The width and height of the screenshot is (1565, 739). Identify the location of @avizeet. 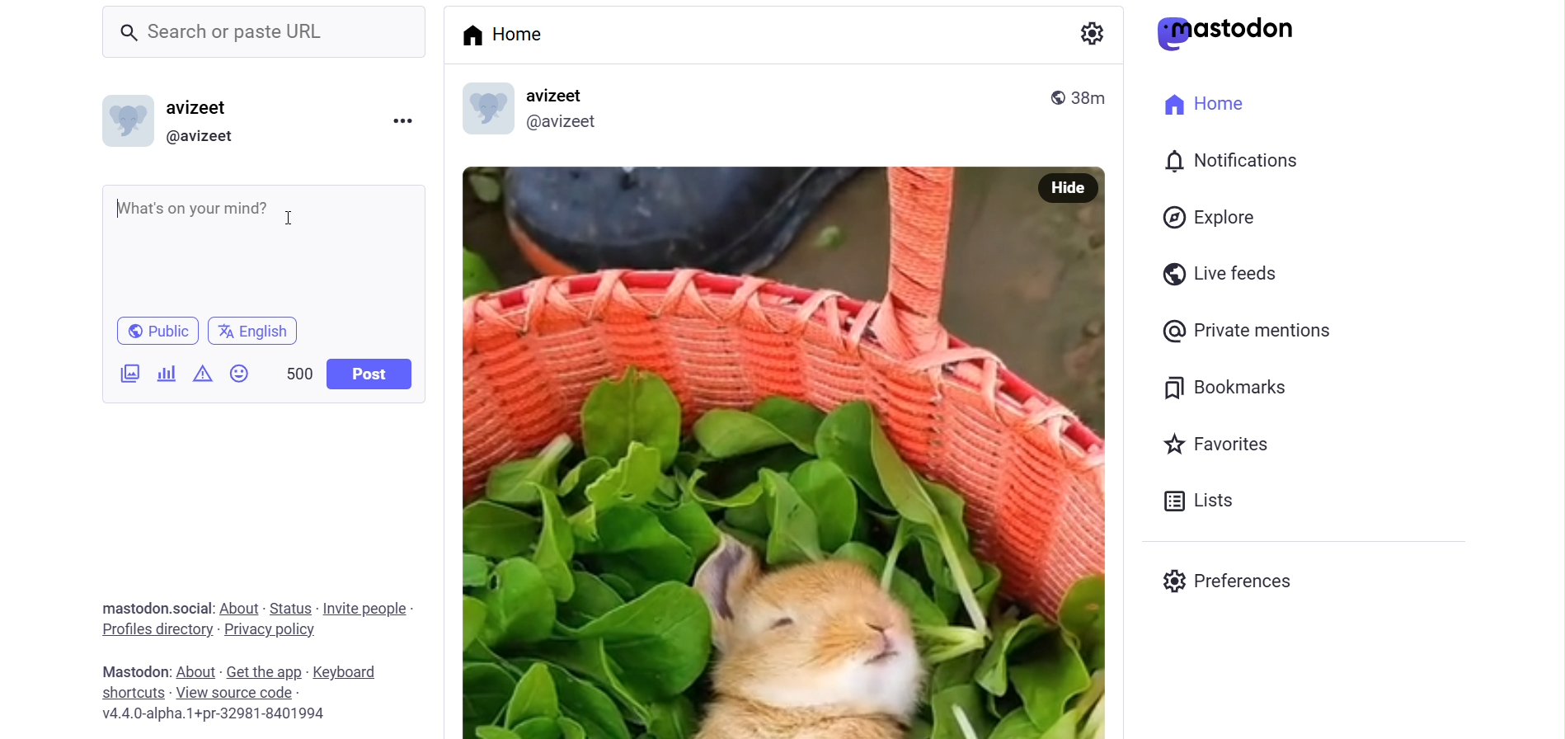
(568, 123).